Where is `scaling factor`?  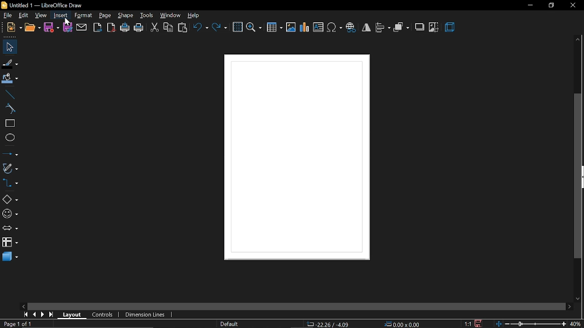
scaling factor is located at coordinates (468, 324).